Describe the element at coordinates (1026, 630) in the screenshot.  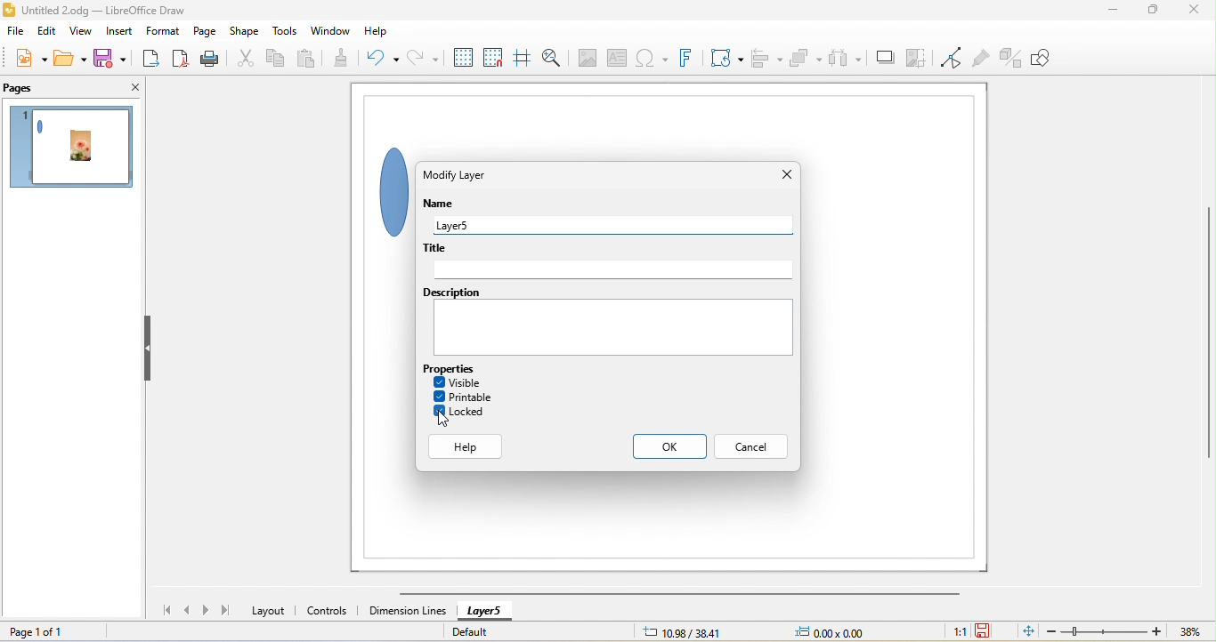
I see `fit page to current window` at that location.